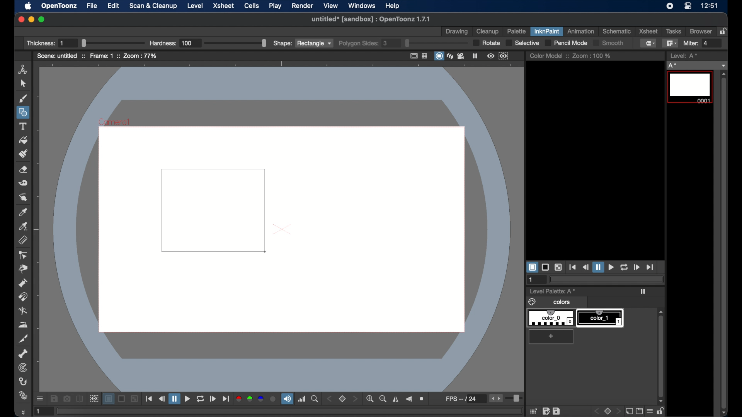  Describe the element at coordinates (265, 252) in the screenshot. I see `cursor` at that location.